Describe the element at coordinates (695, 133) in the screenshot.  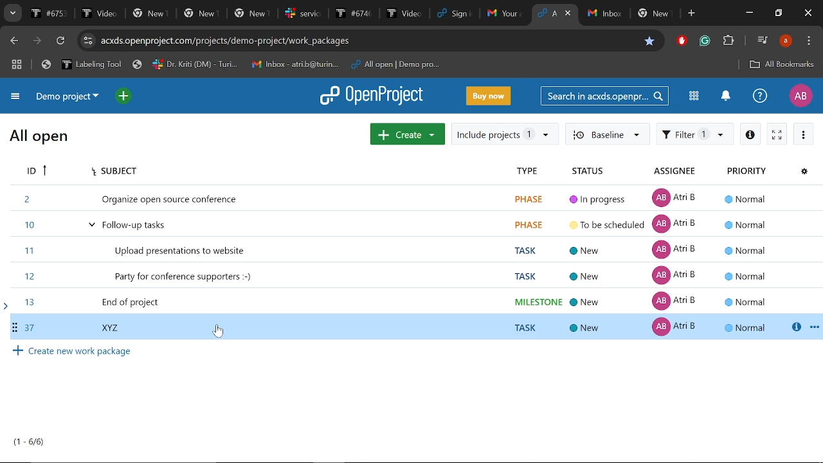
I see `Filter` at that location.